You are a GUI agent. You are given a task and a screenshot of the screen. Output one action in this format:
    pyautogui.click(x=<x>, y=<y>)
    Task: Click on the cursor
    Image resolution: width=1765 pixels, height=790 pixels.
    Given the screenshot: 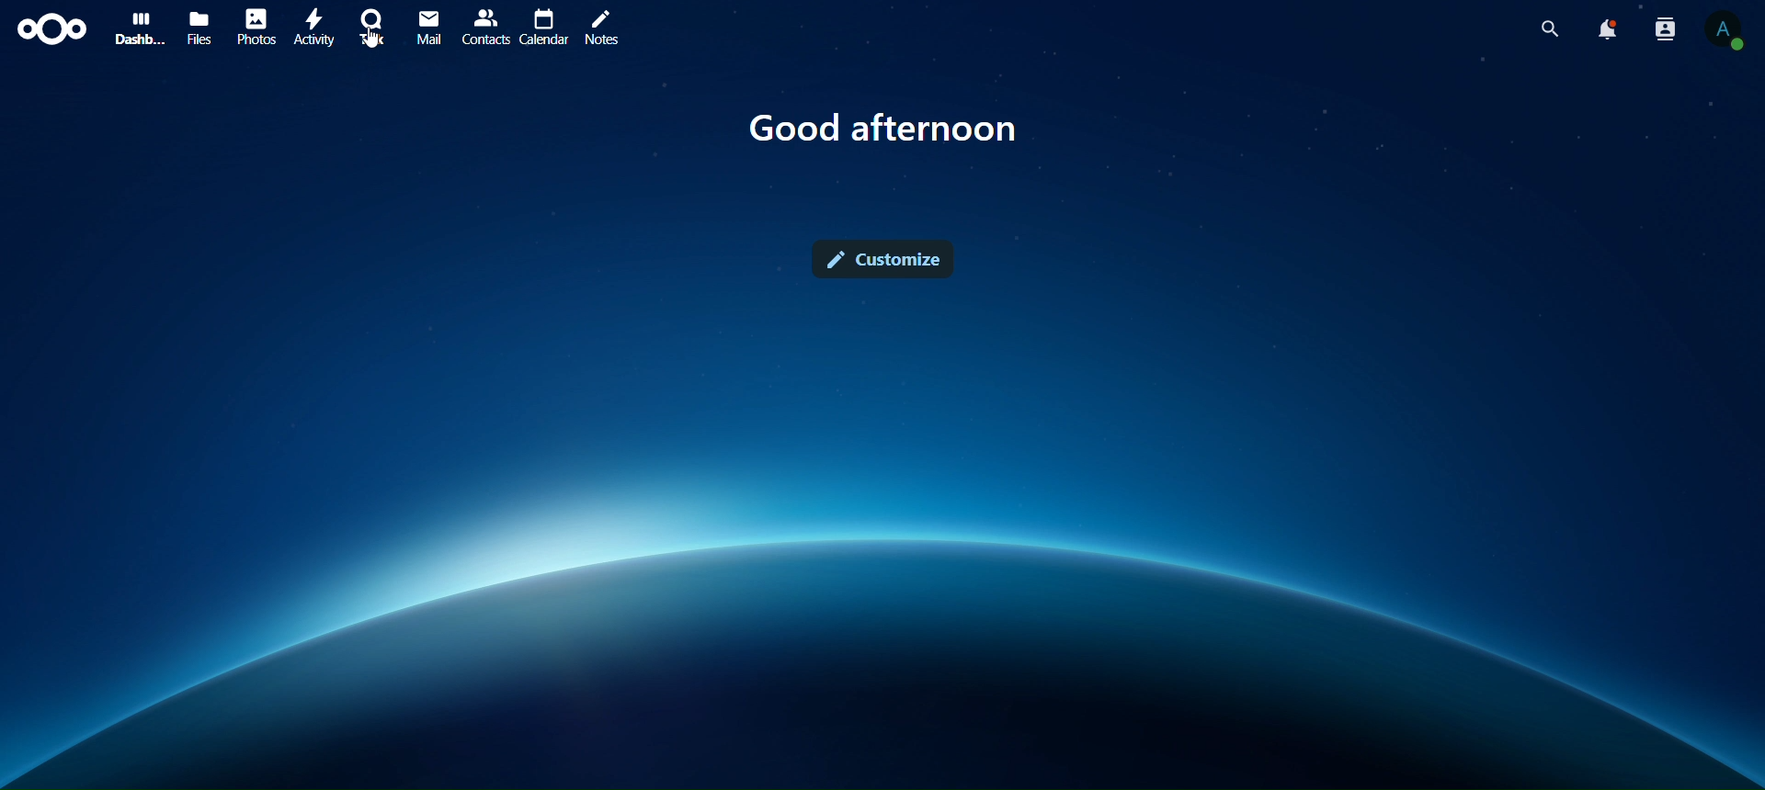 What is the action you would take?
    pyautogui.click(x=374, y=41)
    